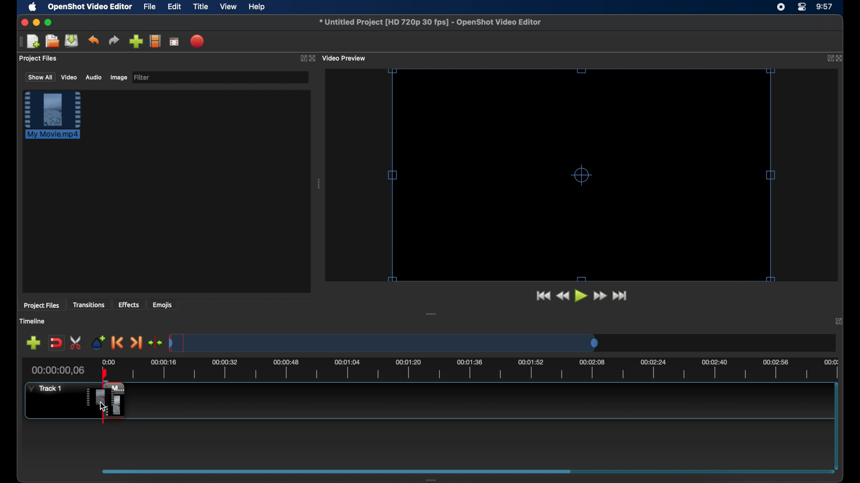  What do you see at coordinates (33, 343) in the screenshot?
I see `add track` at bounding box center [33, 343].